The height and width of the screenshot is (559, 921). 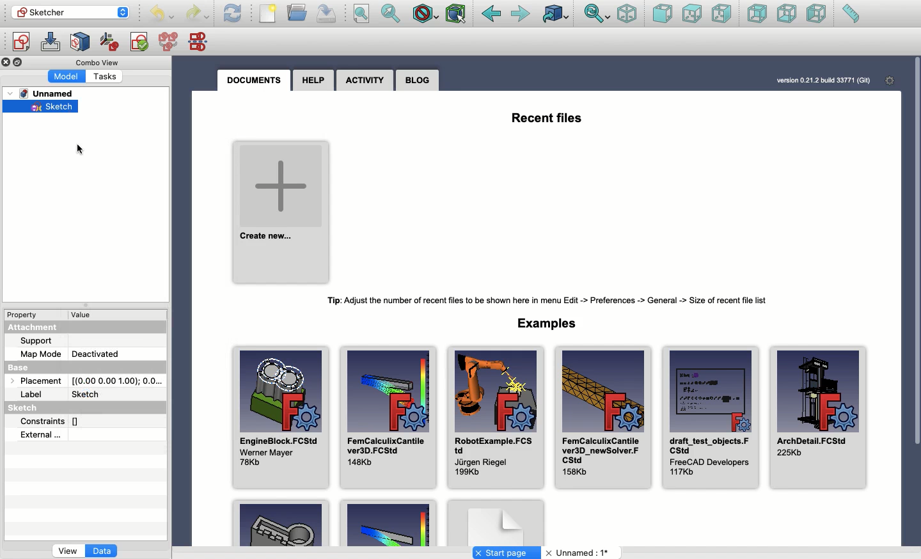 What do you see at coordinates (98, 62) in the screenshot?
I see `Combo View` at bounding box center [98, 62].